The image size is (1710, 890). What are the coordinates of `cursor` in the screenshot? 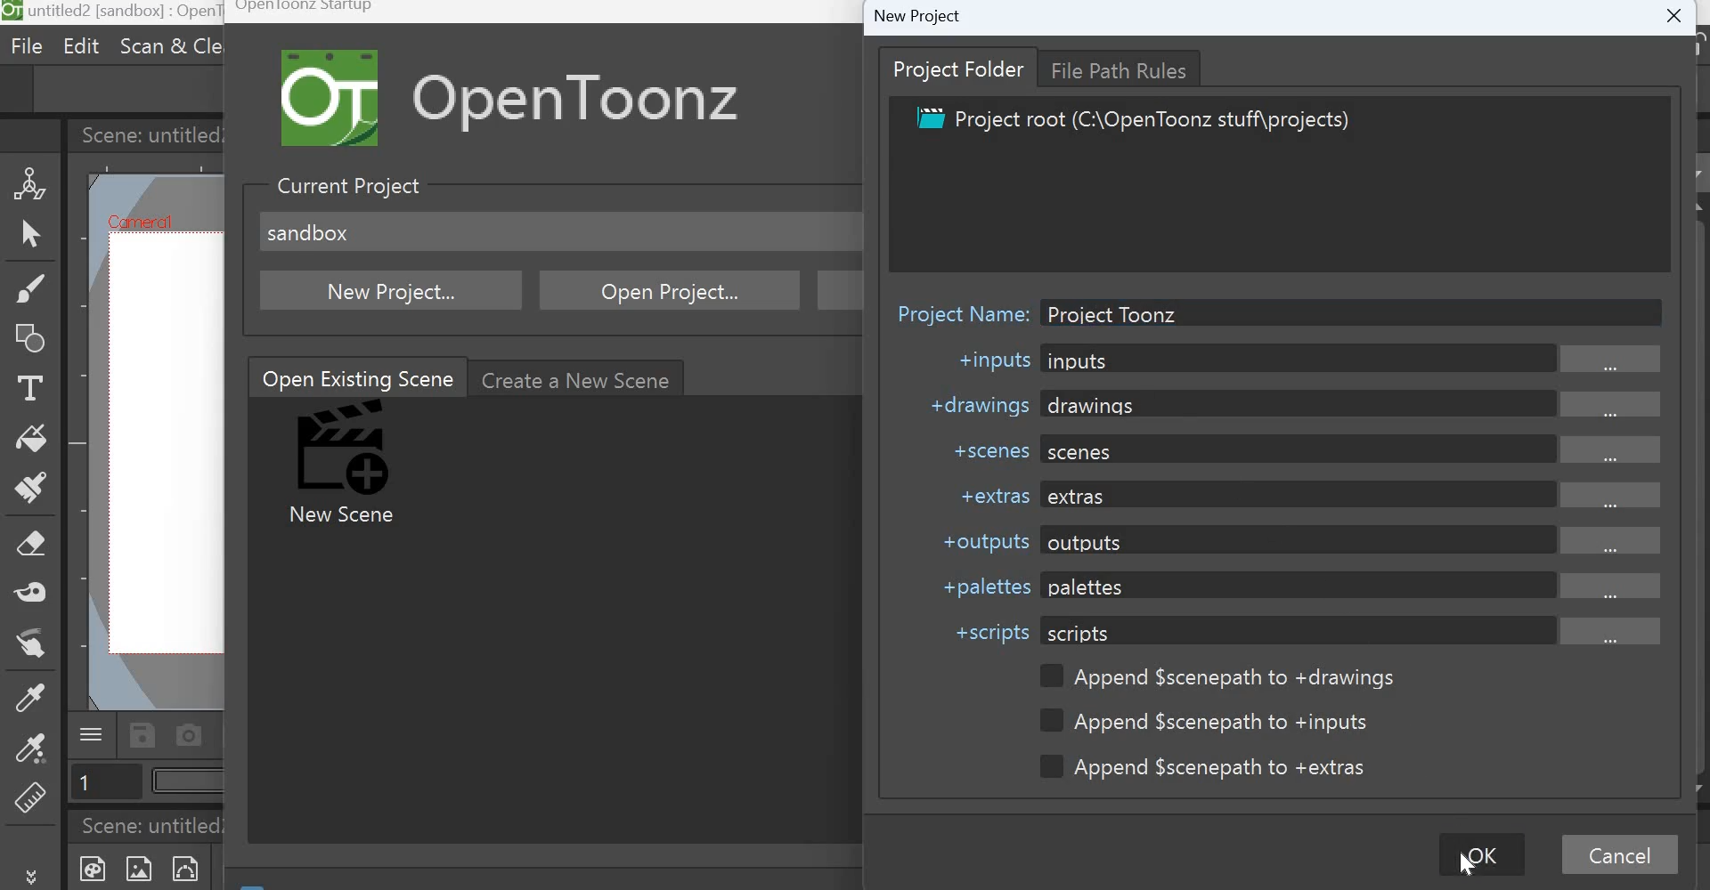 It's located at (1467, 862).